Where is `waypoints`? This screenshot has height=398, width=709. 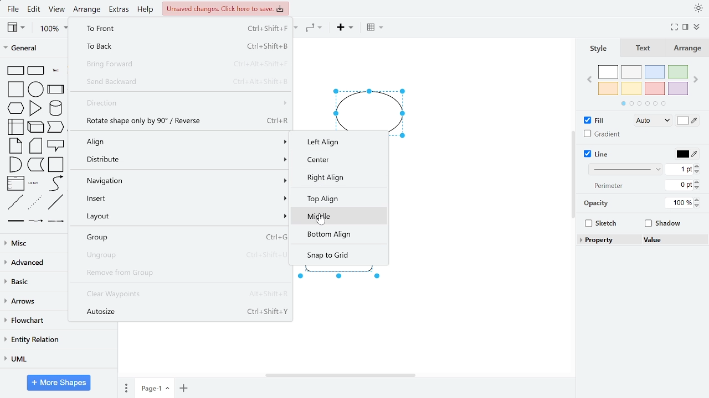 waypoints is located at coordinates (314, 29).